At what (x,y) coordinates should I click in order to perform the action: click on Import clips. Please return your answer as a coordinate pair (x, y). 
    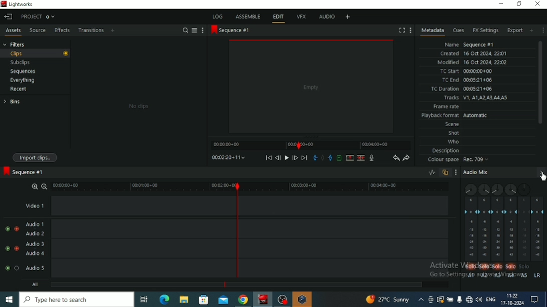
    Looking at the image, I should click on (36, 158).